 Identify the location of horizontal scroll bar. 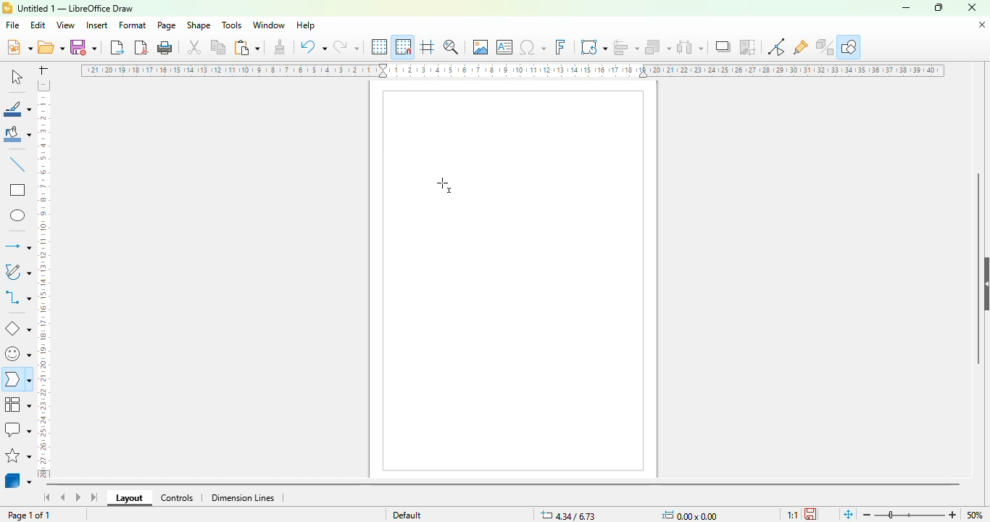
(504, 486).